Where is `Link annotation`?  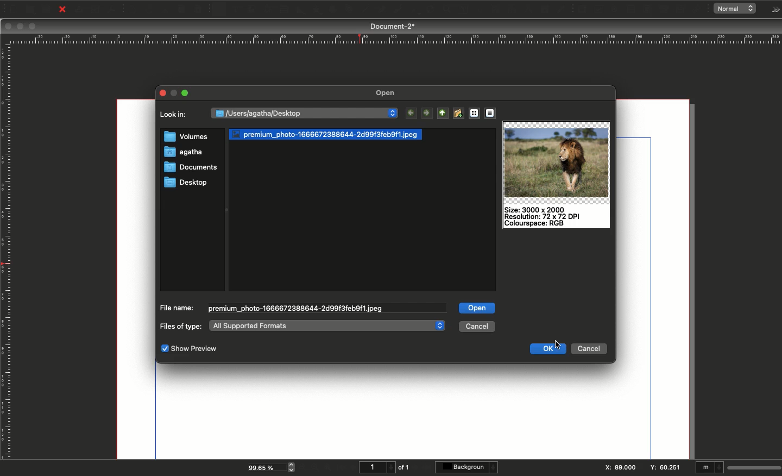
Link annotation is located at coordinates (698, 10).